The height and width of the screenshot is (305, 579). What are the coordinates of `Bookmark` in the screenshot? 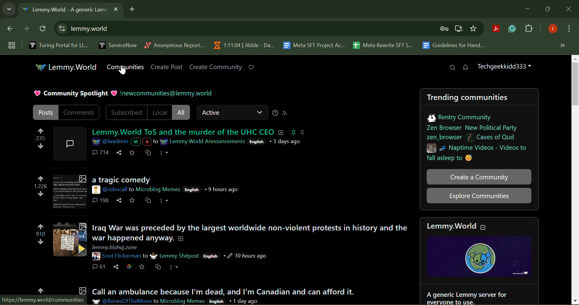 It's located at (474, 29).